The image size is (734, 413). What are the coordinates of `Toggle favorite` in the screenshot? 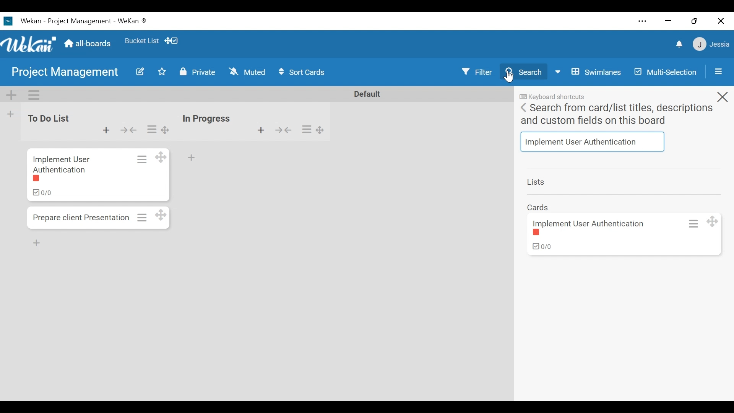 It's located at (162, 72).